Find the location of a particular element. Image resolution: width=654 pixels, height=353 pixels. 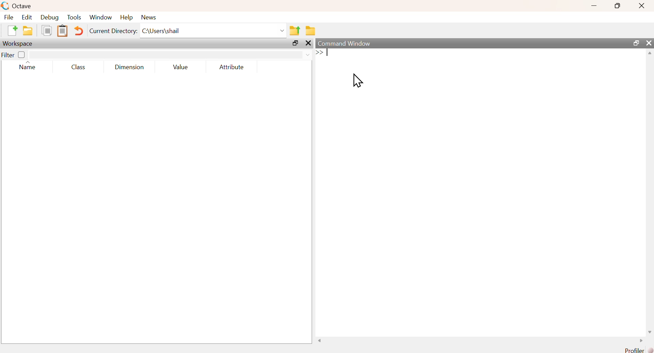

Current Directory: is located at coordinates (113, 31).